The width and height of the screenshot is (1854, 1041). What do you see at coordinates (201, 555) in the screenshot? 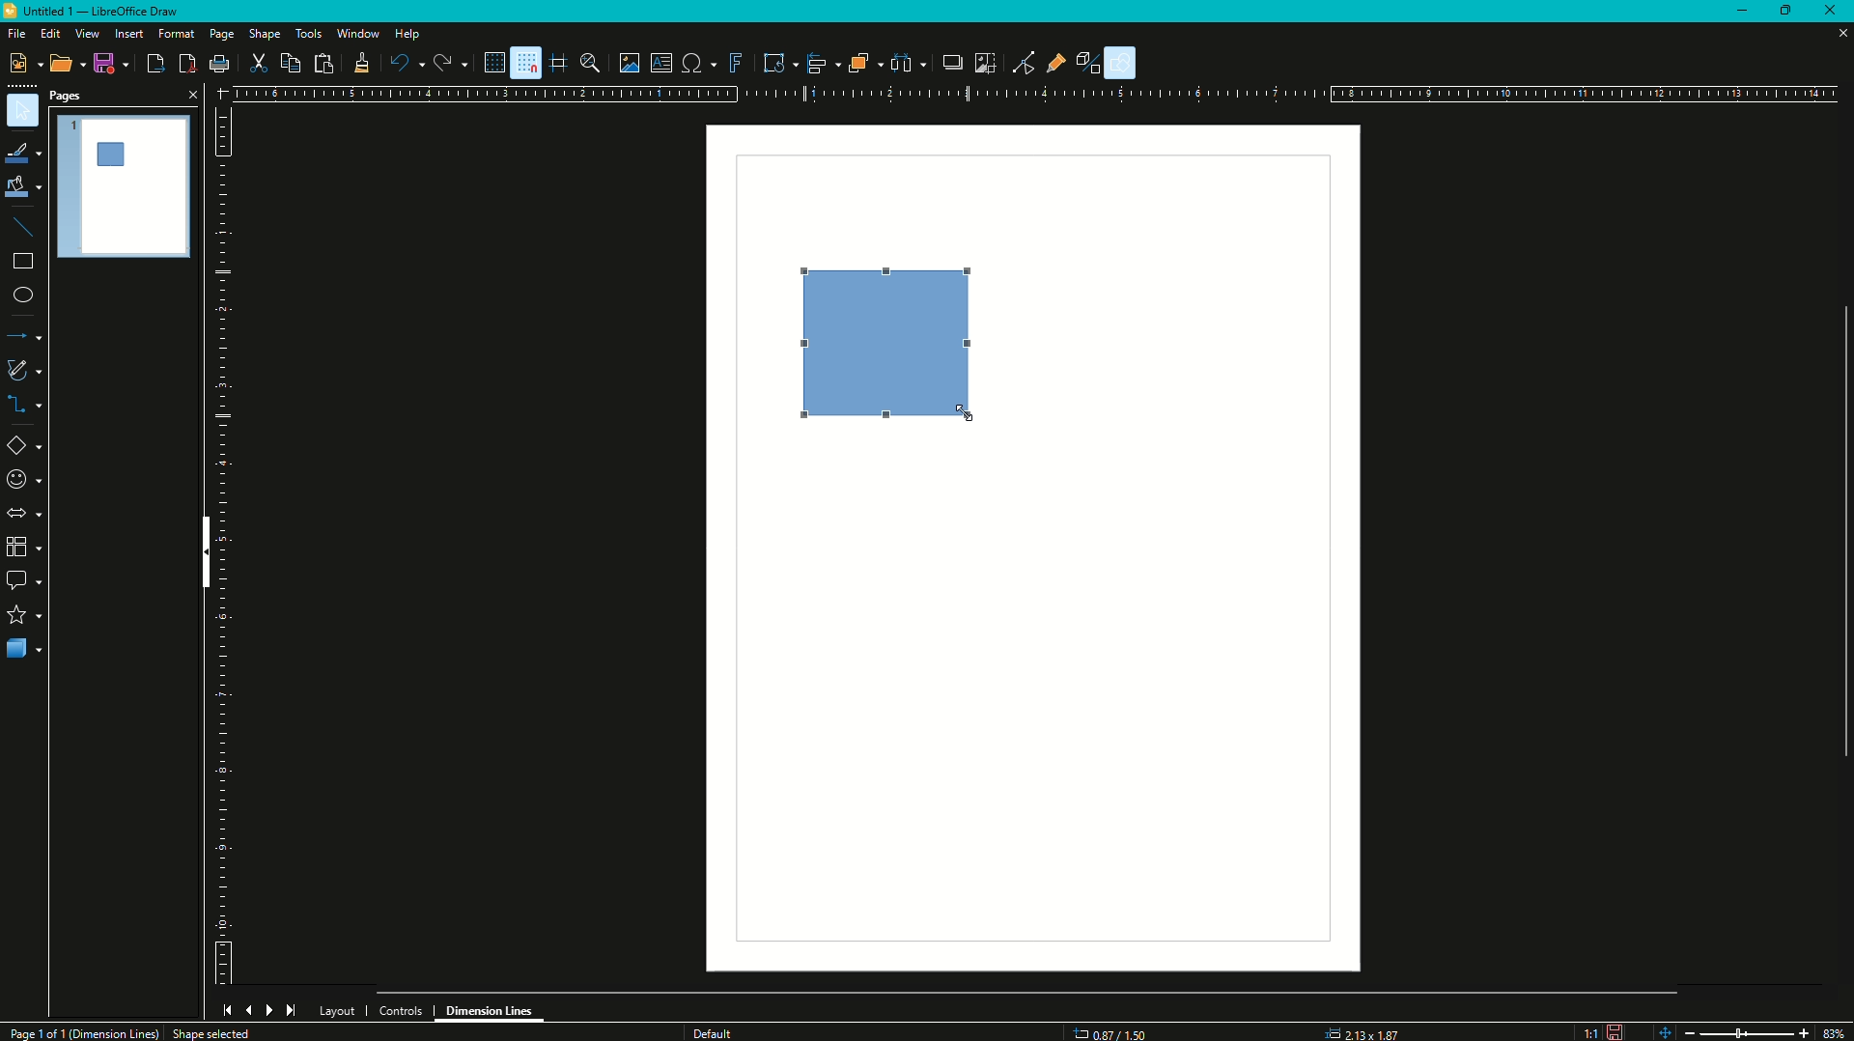
I see `Hide` at bounding box center [201, 555].